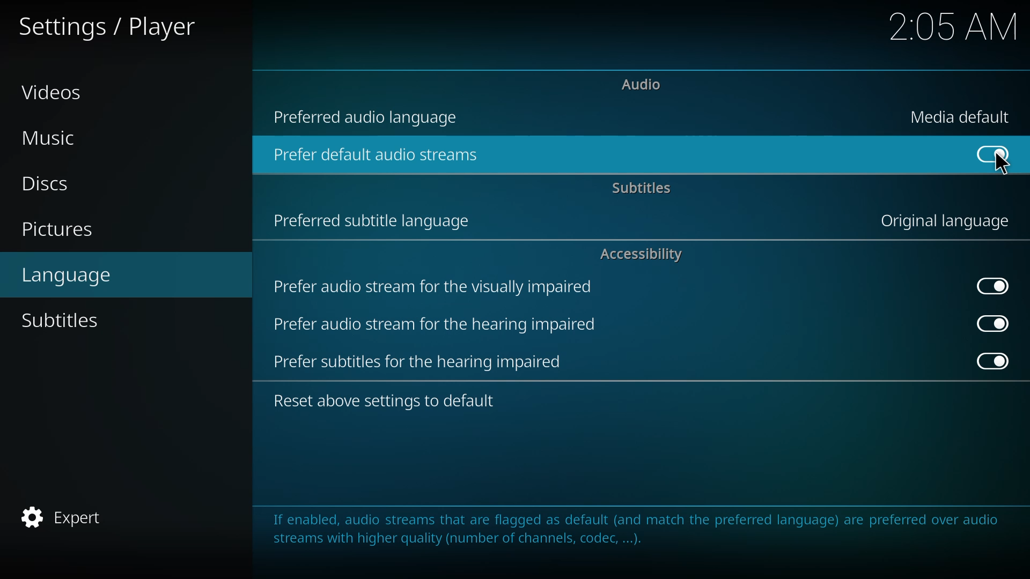 Image resolution: width=1030 pixels, height=579 pixels. What do you see at coordinates (1002, 165) in the screenshot?
I see `cursor` at bounding box center [1002, 165].